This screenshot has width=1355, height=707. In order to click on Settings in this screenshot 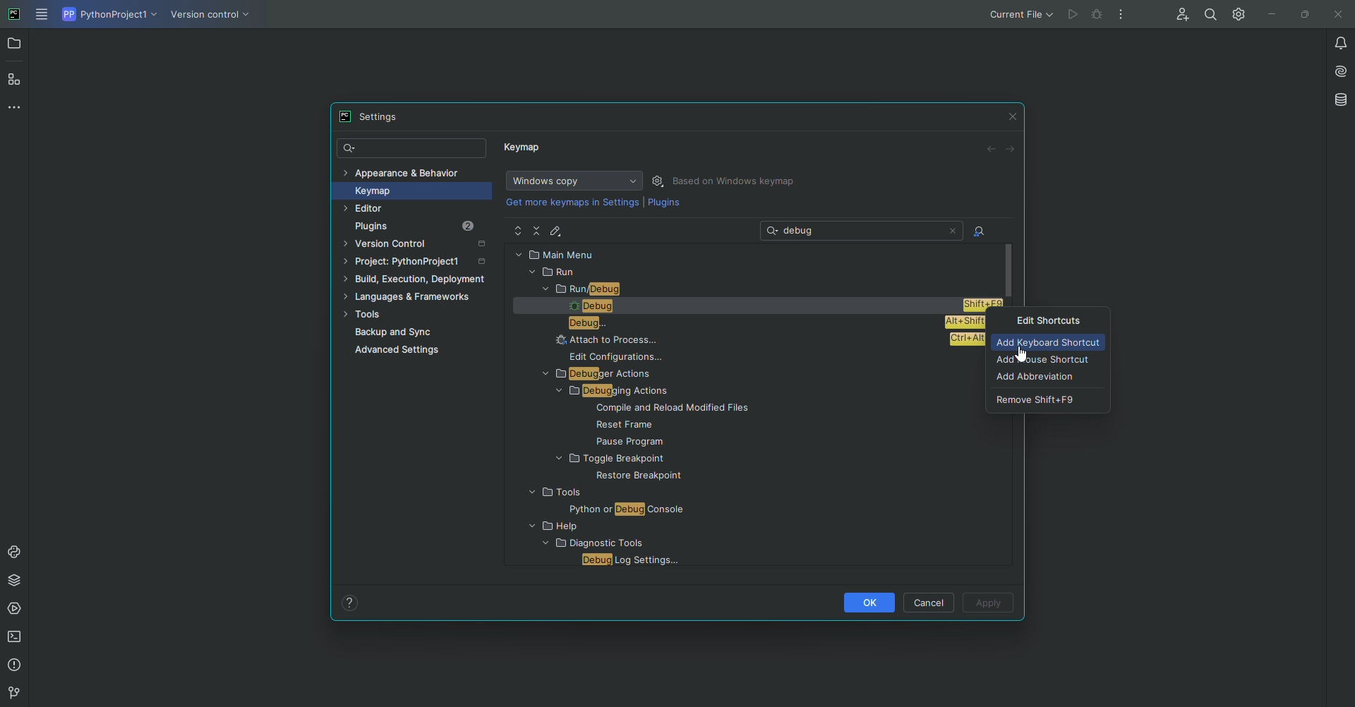, I will do `click(375, 116)`.